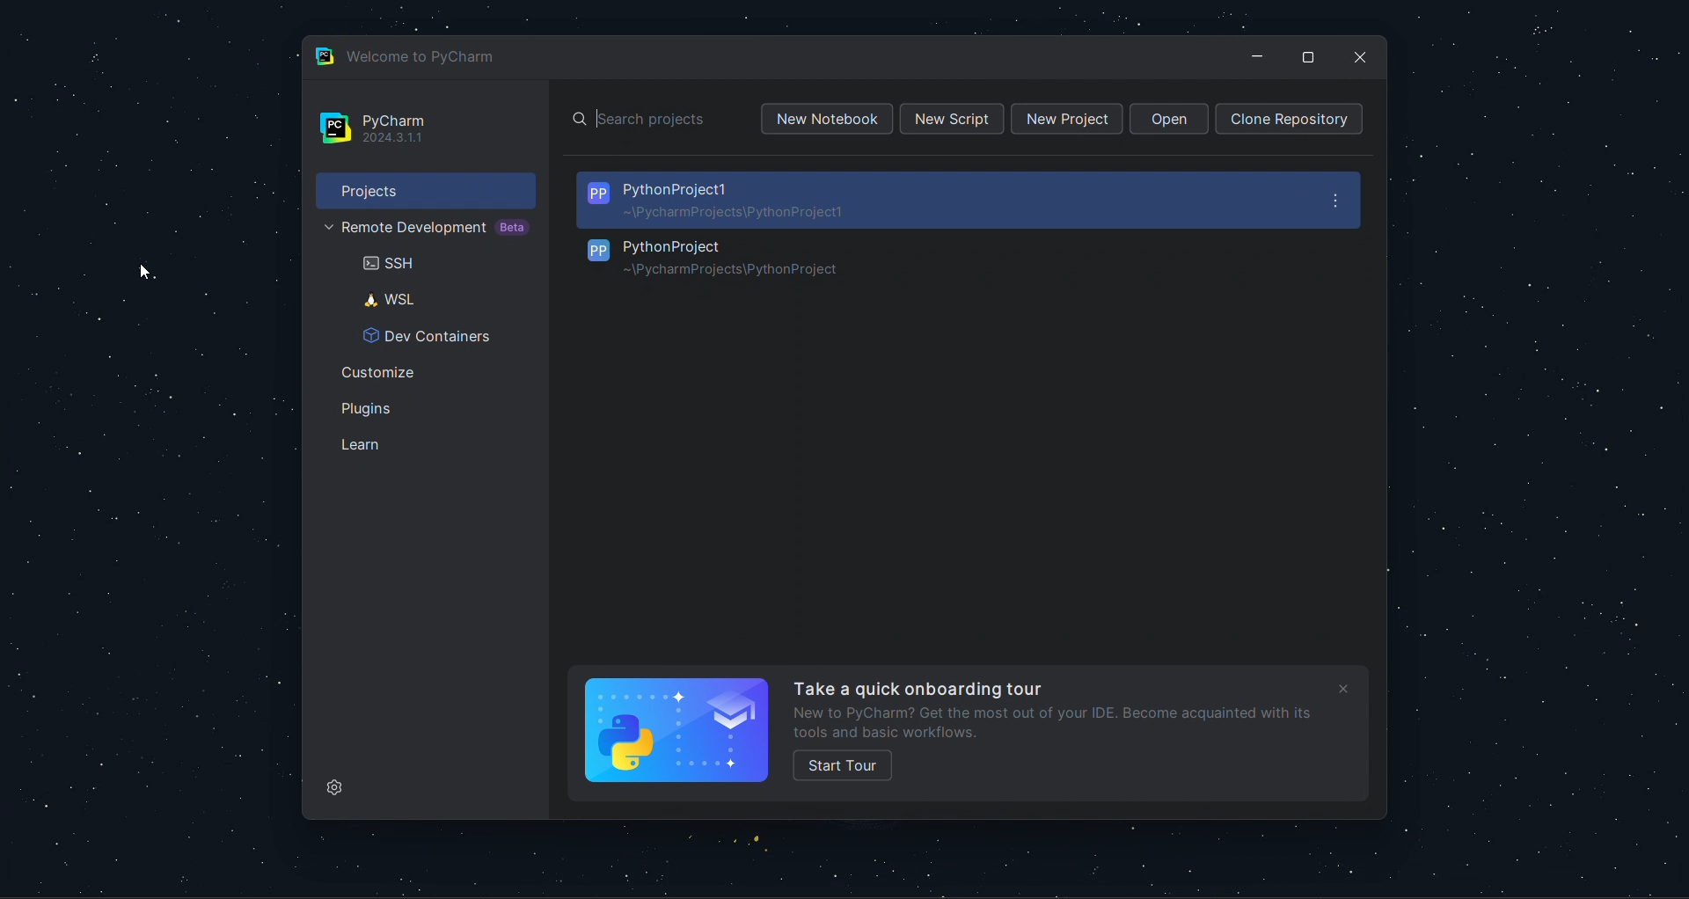 The image size is (1689, 899). Describe the element at coordinates (1168, 121) in the screenshot. I see `open` at that location.